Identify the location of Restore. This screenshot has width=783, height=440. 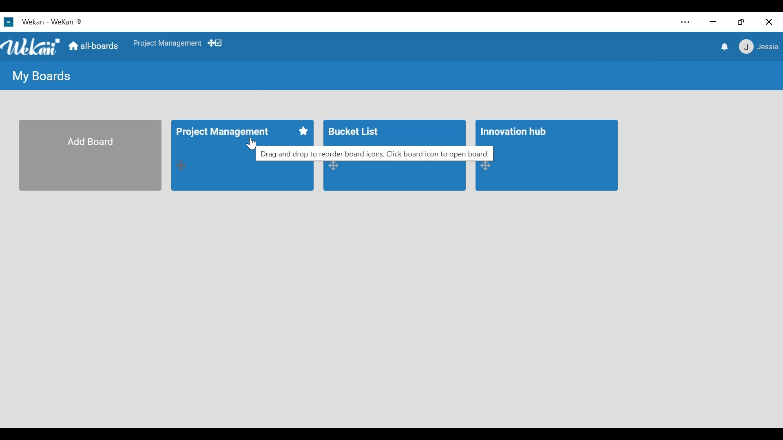
(741, 21).